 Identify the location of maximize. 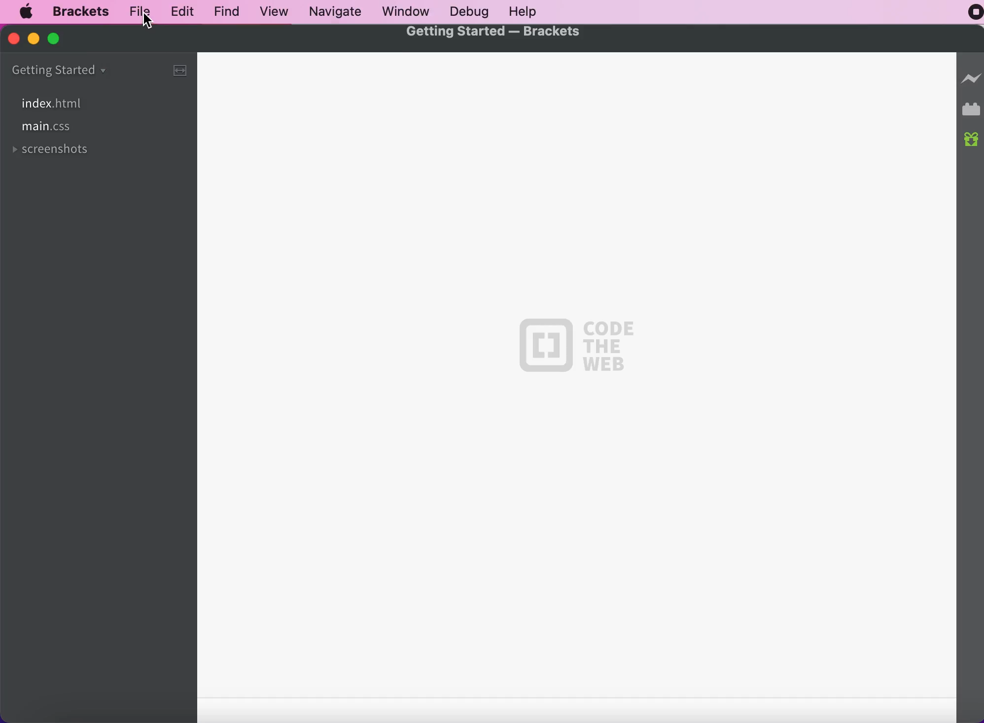
(59, 42).